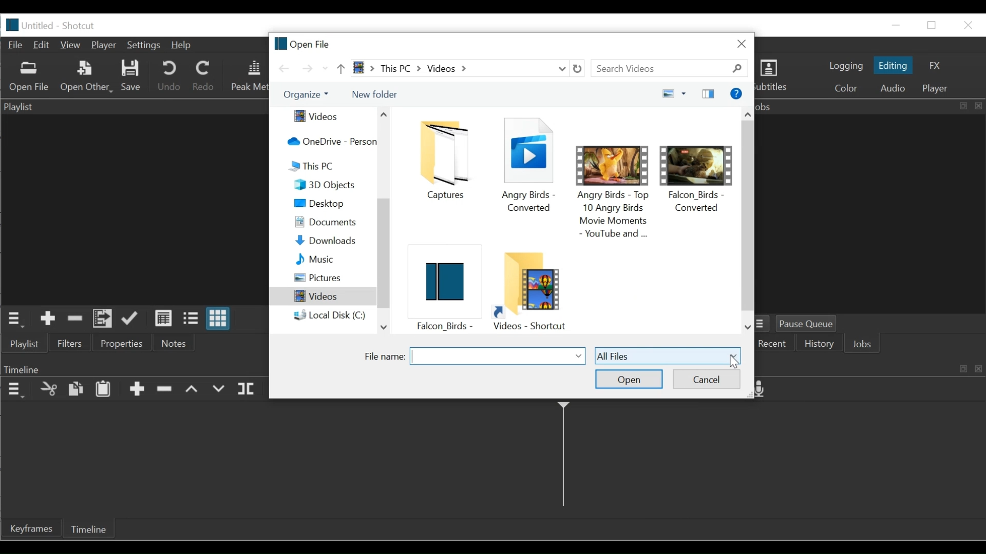 This screenshot has height=554, width=986. Describe the element at coordinates (685, 93) in the screenshot. I see `more options` at that location.